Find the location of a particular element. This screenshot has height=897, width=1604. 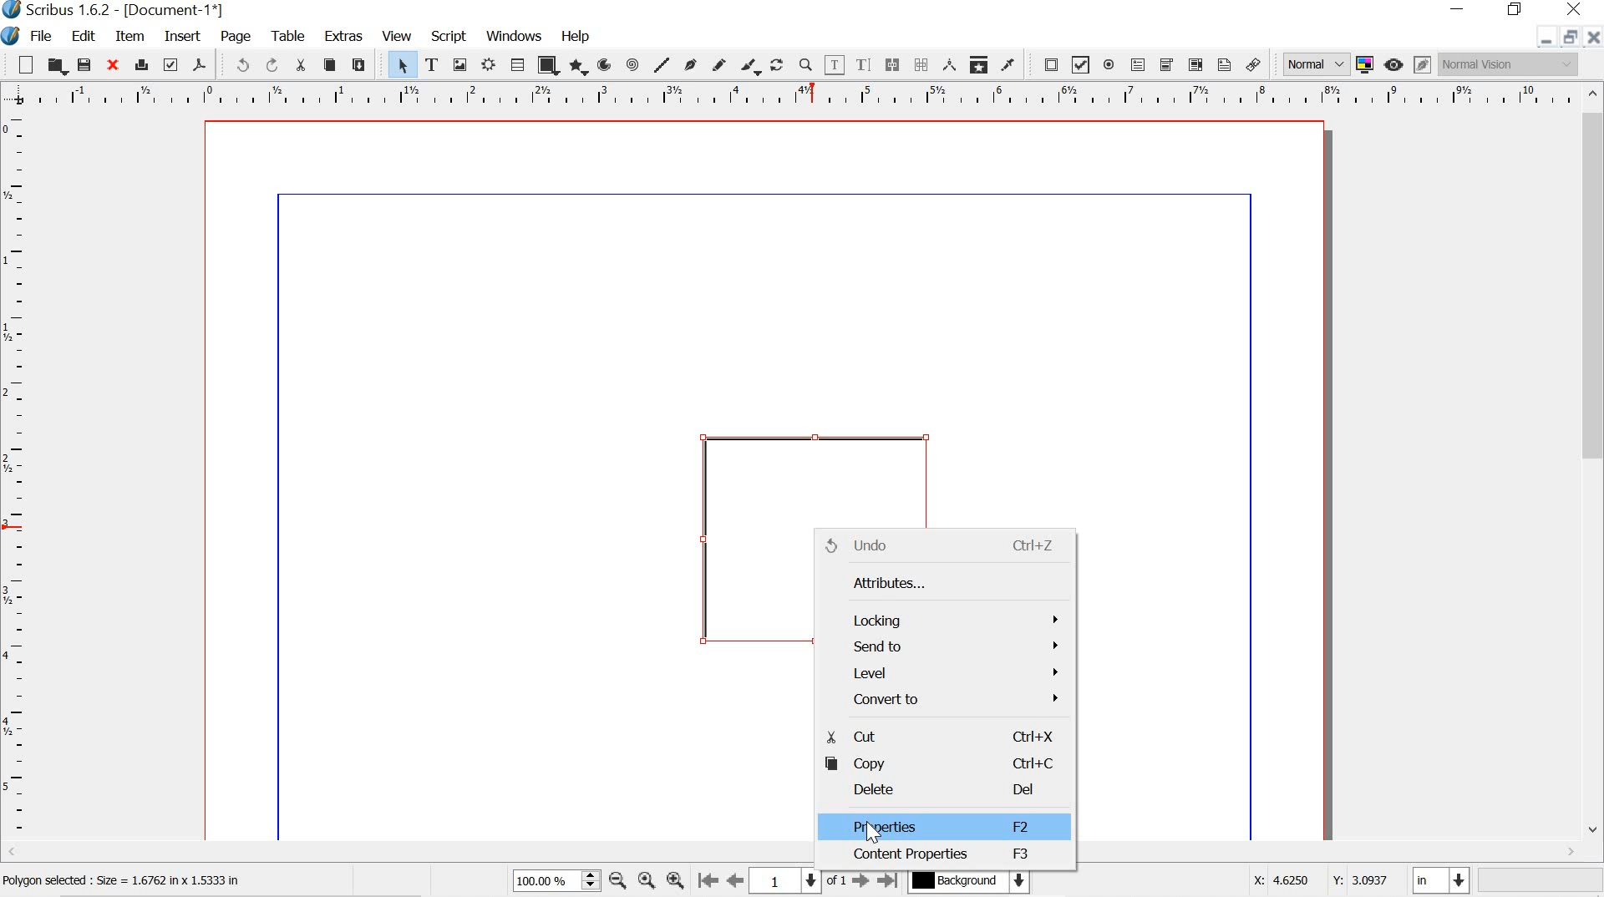

spiral is located at coordinates (633, 64).